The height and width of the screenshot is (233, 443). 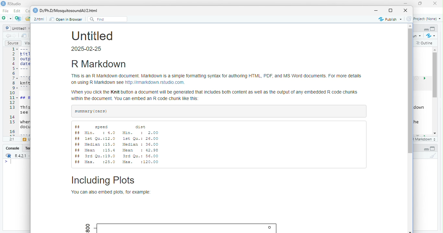 What do you see at coordinates (15, 4) in the screenshot?
I see `RStudio` at bounding box center [15, 4].